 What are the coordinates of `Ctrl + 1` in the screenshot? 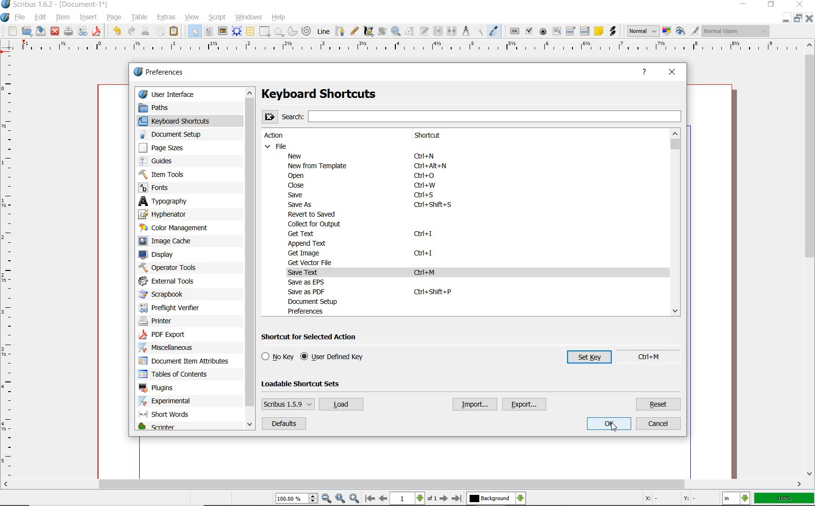 It's located at (424, 253).